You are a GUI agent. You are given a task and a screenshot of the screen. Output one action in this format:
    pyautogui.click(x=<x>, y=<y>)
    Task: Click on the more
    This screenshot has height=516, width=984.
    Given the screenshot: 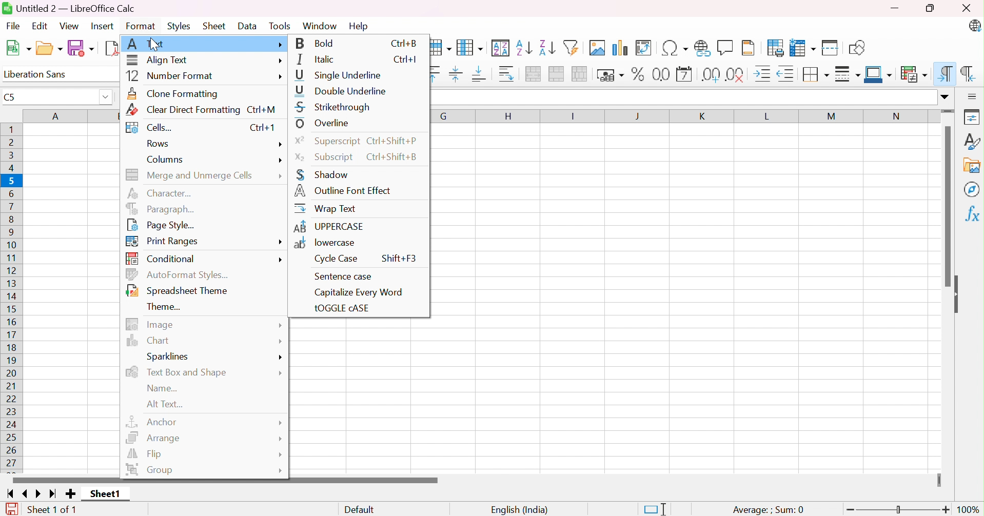 What is the action you would take?
    pyautogui.click(x=281, y=61)
    